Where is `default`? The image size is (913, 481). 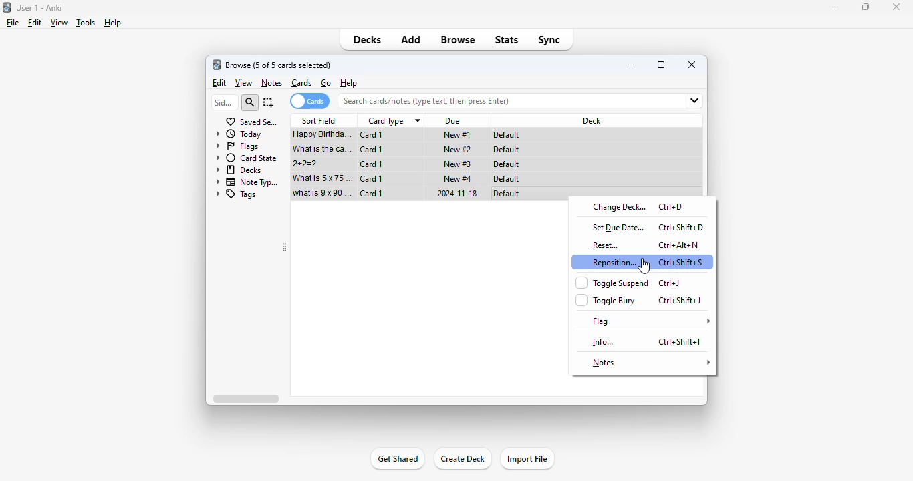
default is located at coordinates (508, 135).